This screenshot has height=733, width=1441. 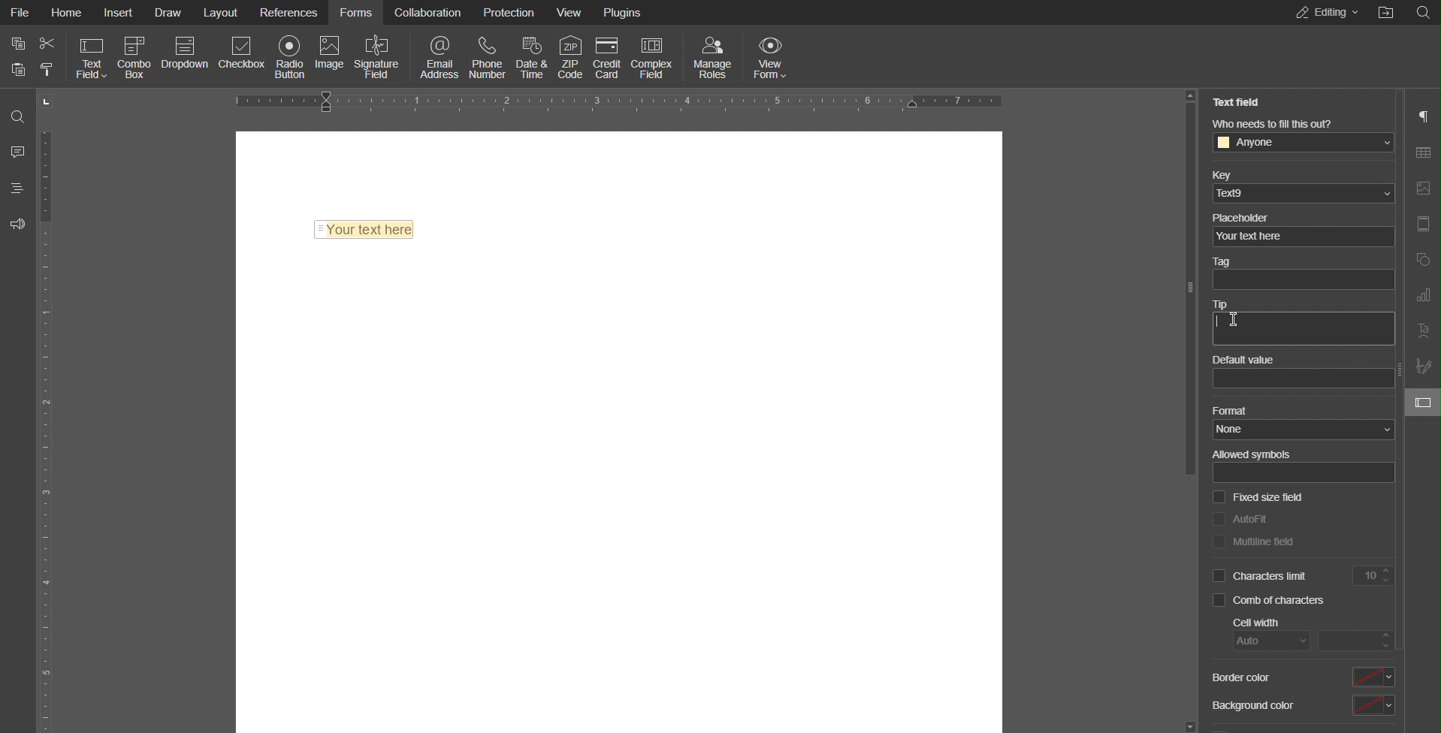 I want to click on Header and Footer, so click(x=1423, y=225).